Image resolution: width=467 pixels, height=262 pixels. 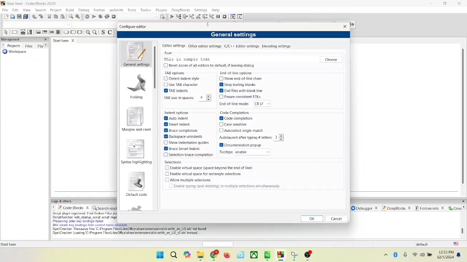 I want to click on text, so click(x=187, y=59).